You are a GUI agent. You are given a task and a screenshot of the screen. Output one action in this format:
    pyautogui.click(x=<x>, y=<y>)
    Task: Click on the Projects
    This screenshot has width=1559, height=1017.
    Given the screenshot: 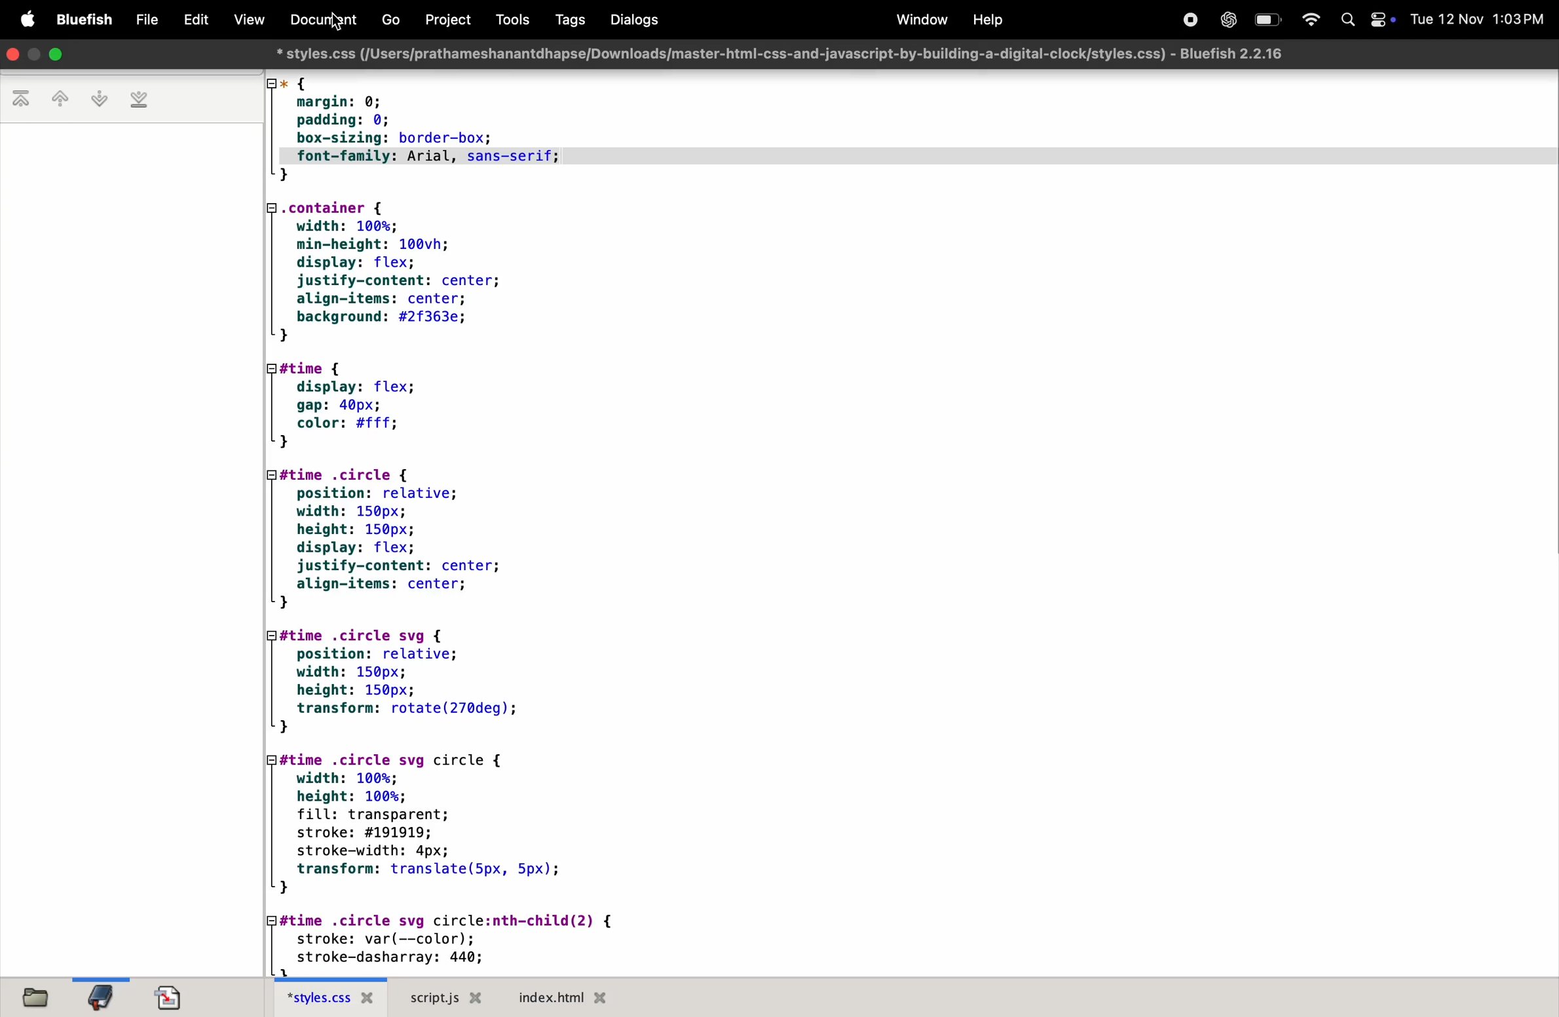 What is the action you would take?
    pyautogui.click(x=451, y=19)
    